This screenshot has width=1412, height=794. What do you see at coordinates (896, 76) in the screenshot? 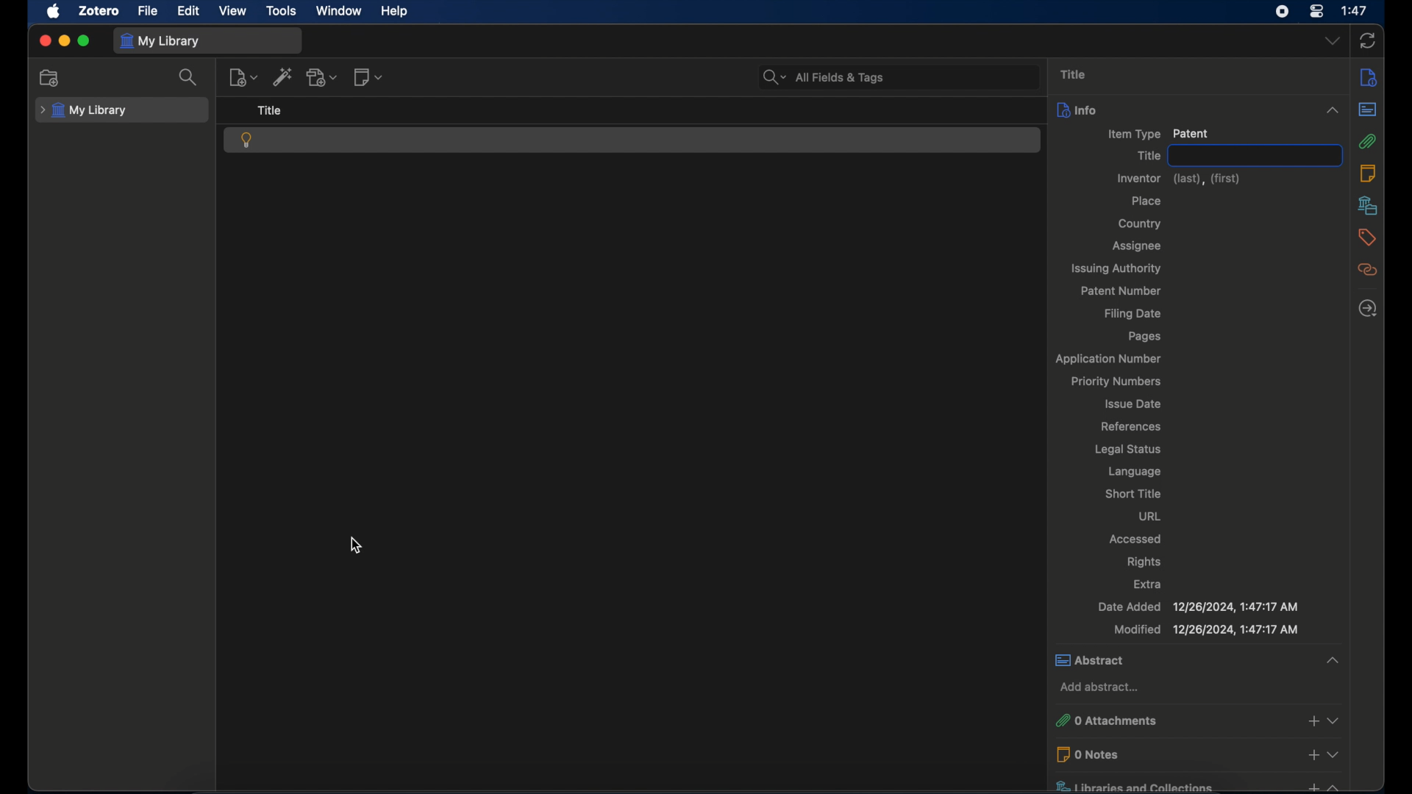
I see `All Fields & Tags` at bounding box center [896, 76].